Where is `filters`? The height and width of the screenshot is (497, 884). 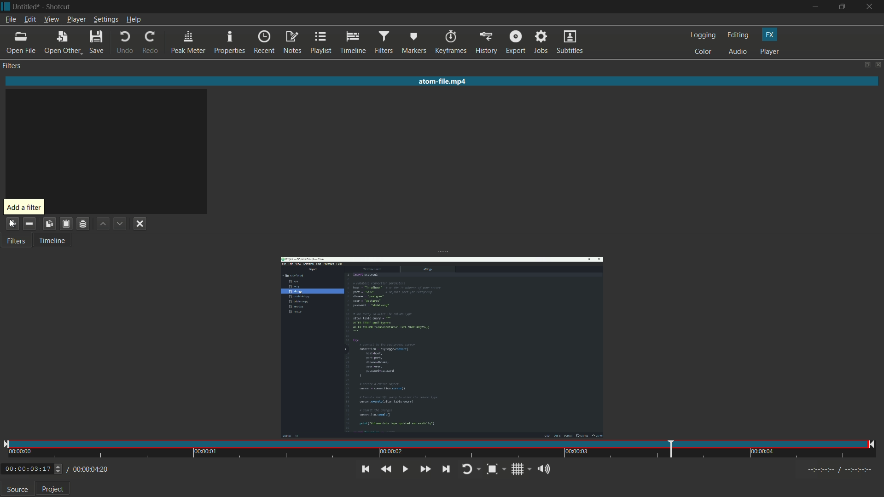
filters is located at coordinates (12, 66).